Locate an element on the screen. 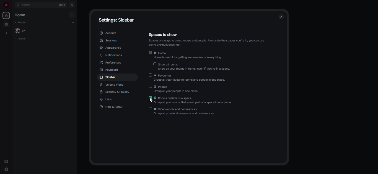 This screenshot has height=174, width=378. home is located at coordinates (189, 53).